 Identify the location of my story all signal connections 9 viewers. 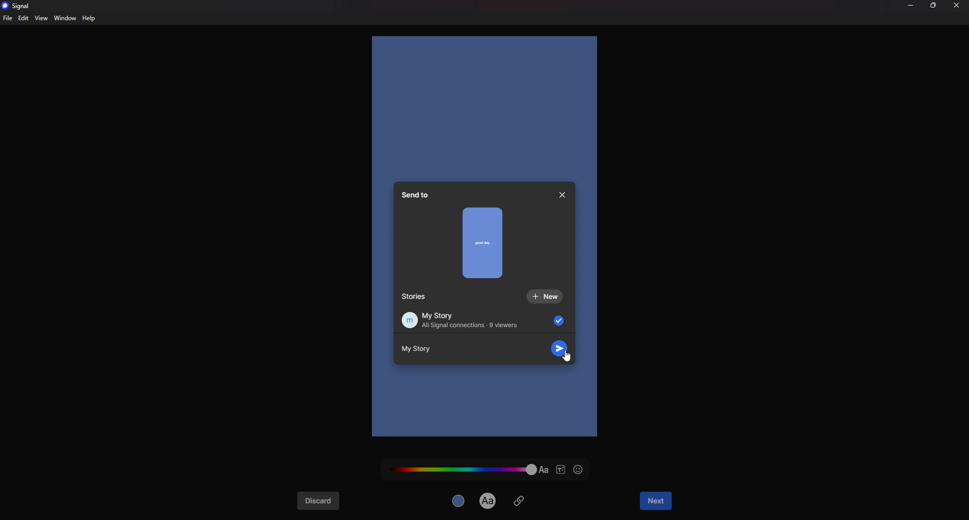
(482, 320).